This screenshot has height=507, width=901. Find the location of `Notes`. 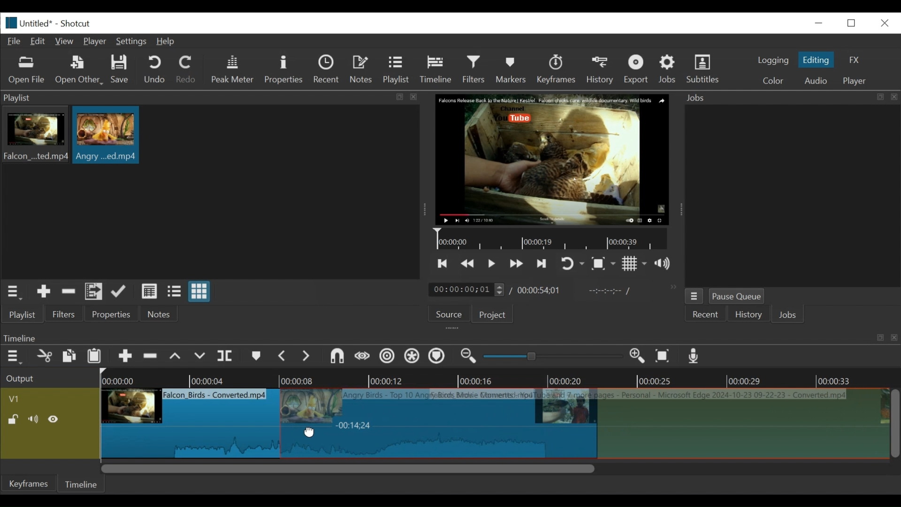

Notes is located at coordinates (159, 314).